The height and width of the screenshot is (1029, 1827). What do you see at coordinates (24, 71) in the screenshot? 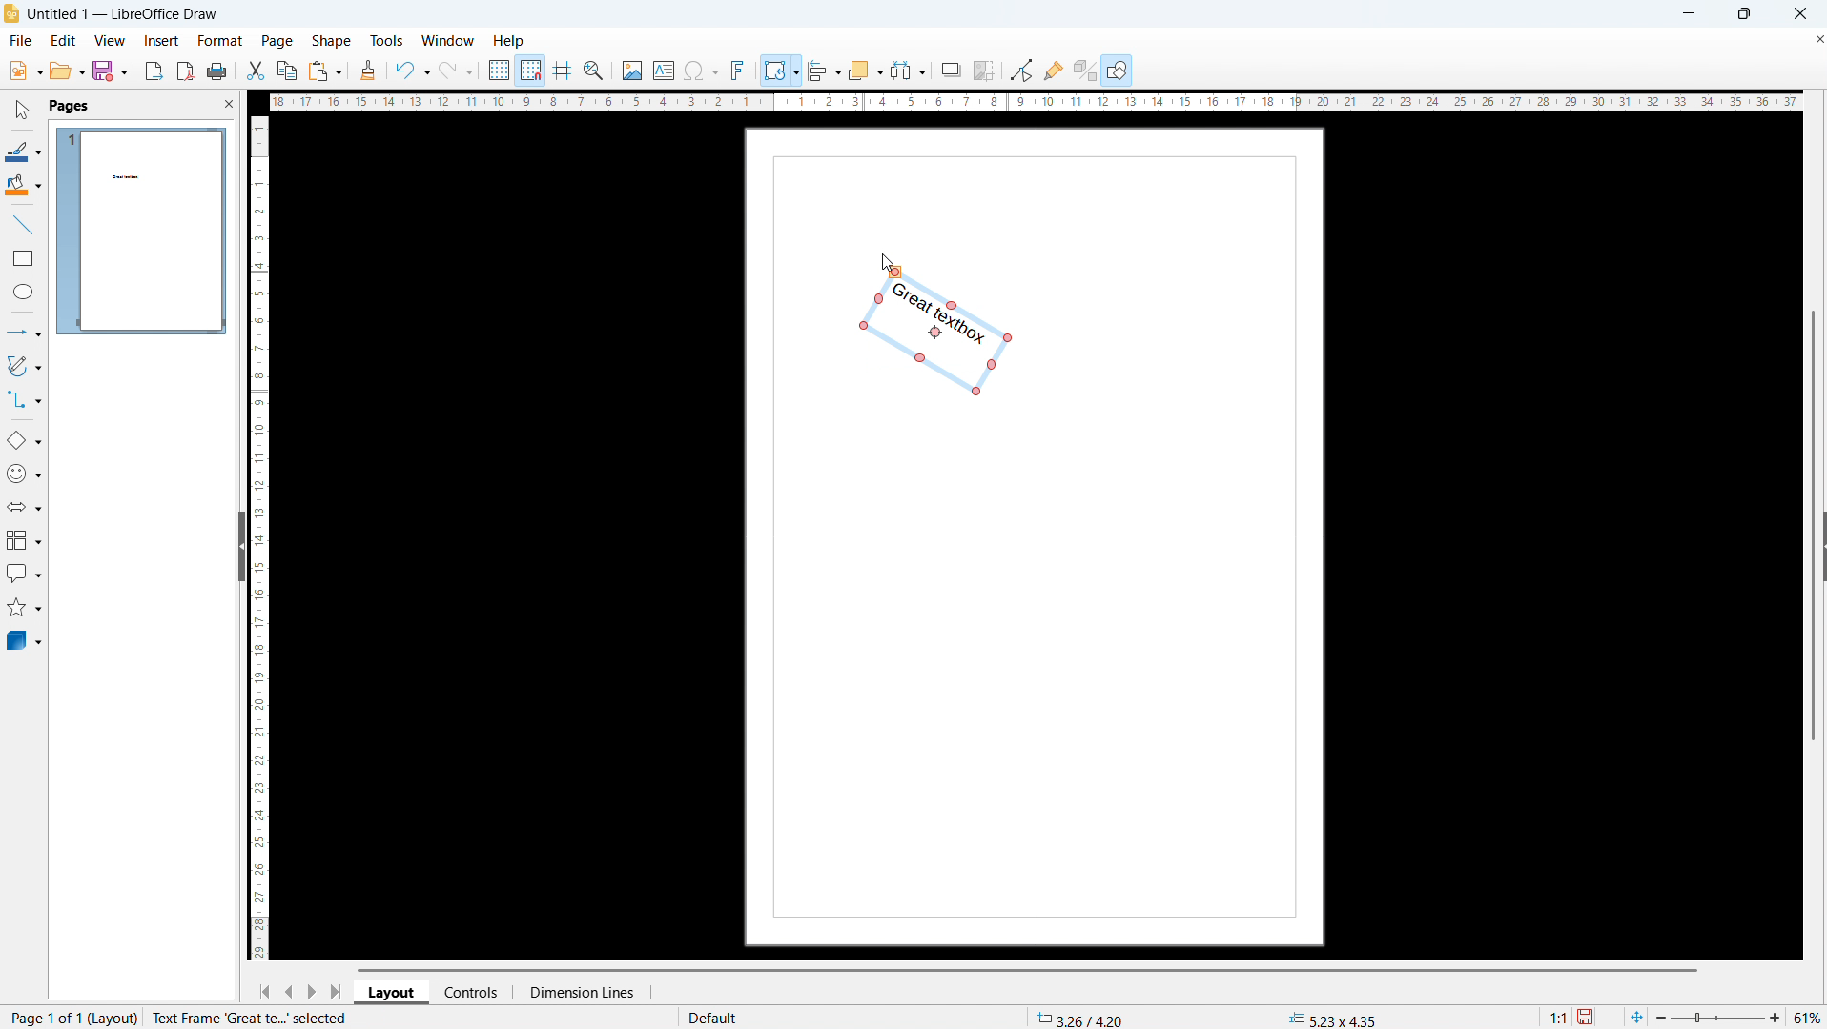
I see `file` at bounding box center [24, 71].